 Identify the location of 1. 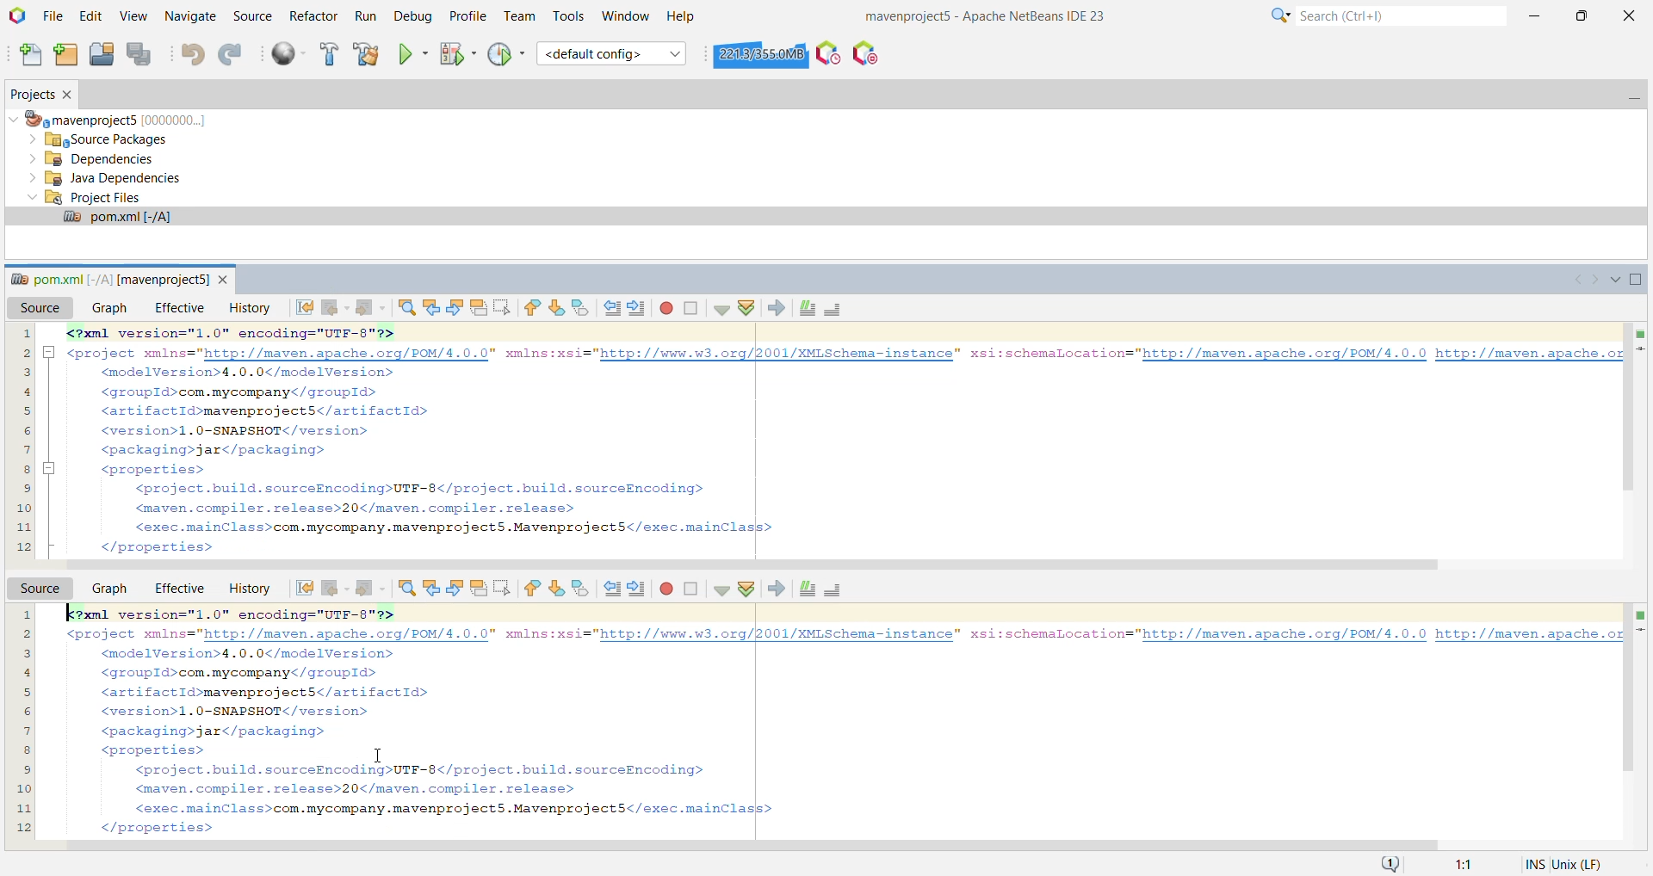
(23, 333).